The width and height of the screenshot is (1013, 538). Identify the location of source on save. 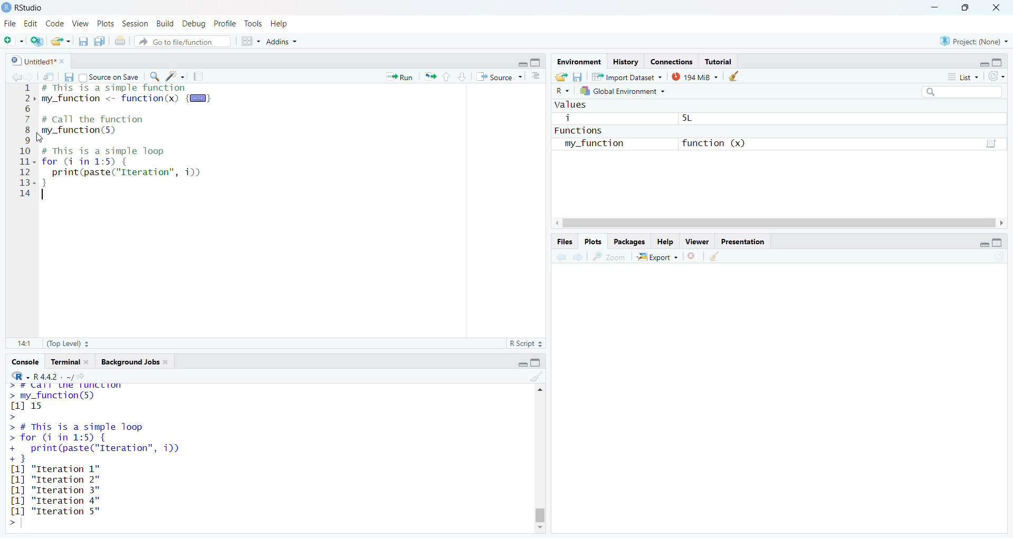
(109, 76).